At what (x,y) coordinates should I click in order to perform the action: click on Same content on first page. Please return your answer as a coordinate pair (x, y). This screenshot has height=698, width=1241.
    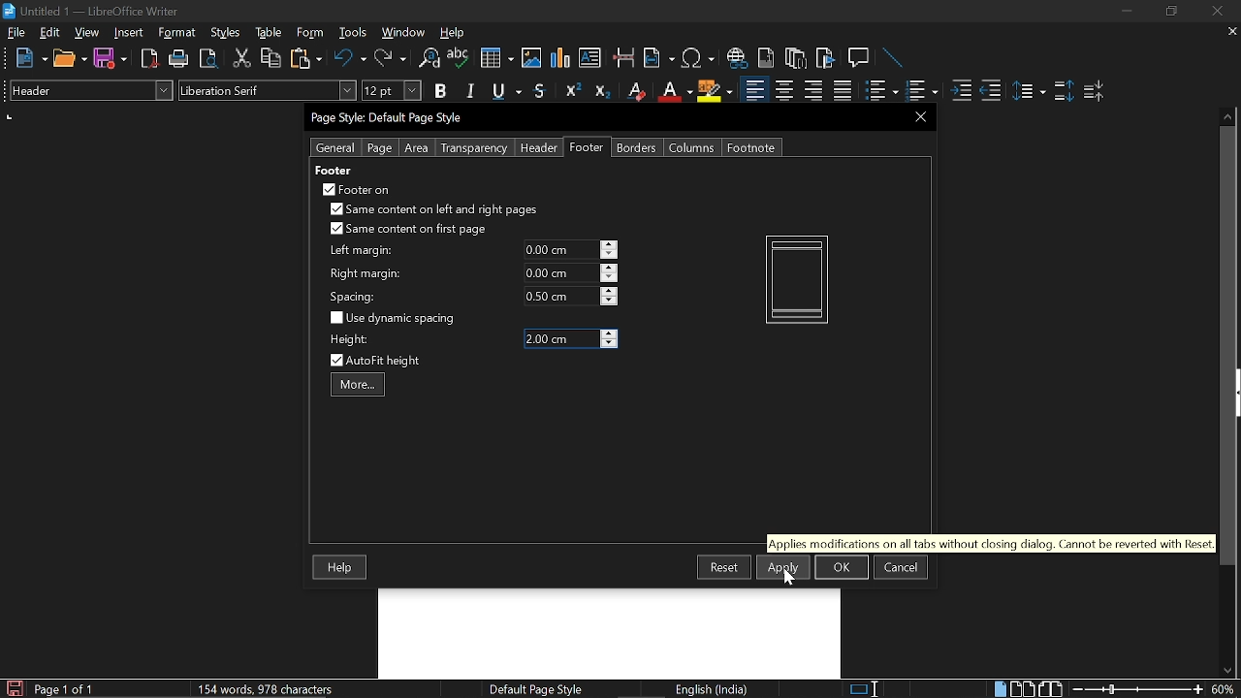
    Looking at the image, I should click on (409, 230).